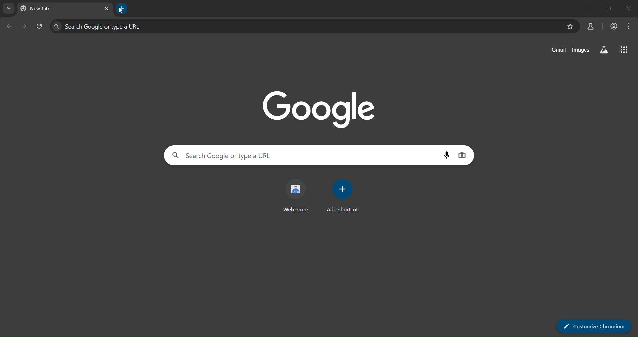 Image resolution: width=638 pixels, height=337 pixels. Describe the element at coordinates (463, 155) in the screenshot. I see `image search` at that location.